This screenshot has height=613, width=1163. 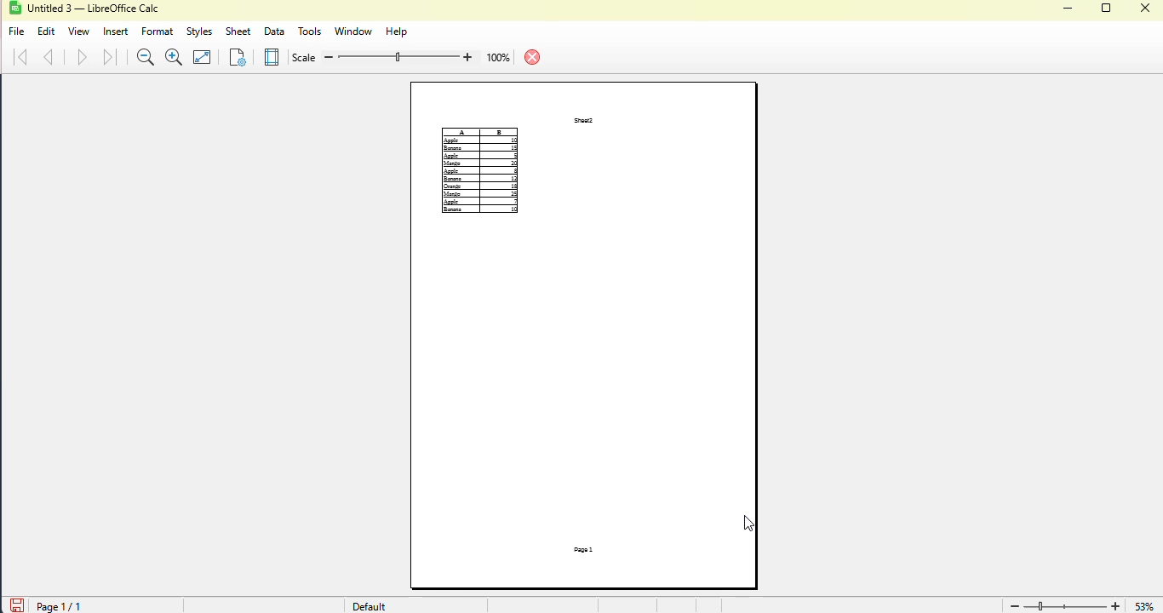 What do you see at coordinates (202, 57) in the screenshot?
I see `full screen` at bounding box center [202, 57].